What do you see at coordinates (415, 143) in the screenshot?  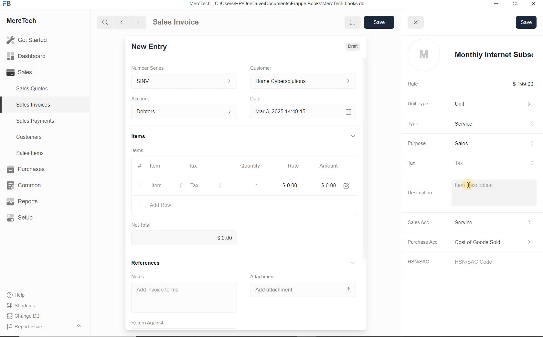 I see `Purpose` at bounding box center [415, 143].